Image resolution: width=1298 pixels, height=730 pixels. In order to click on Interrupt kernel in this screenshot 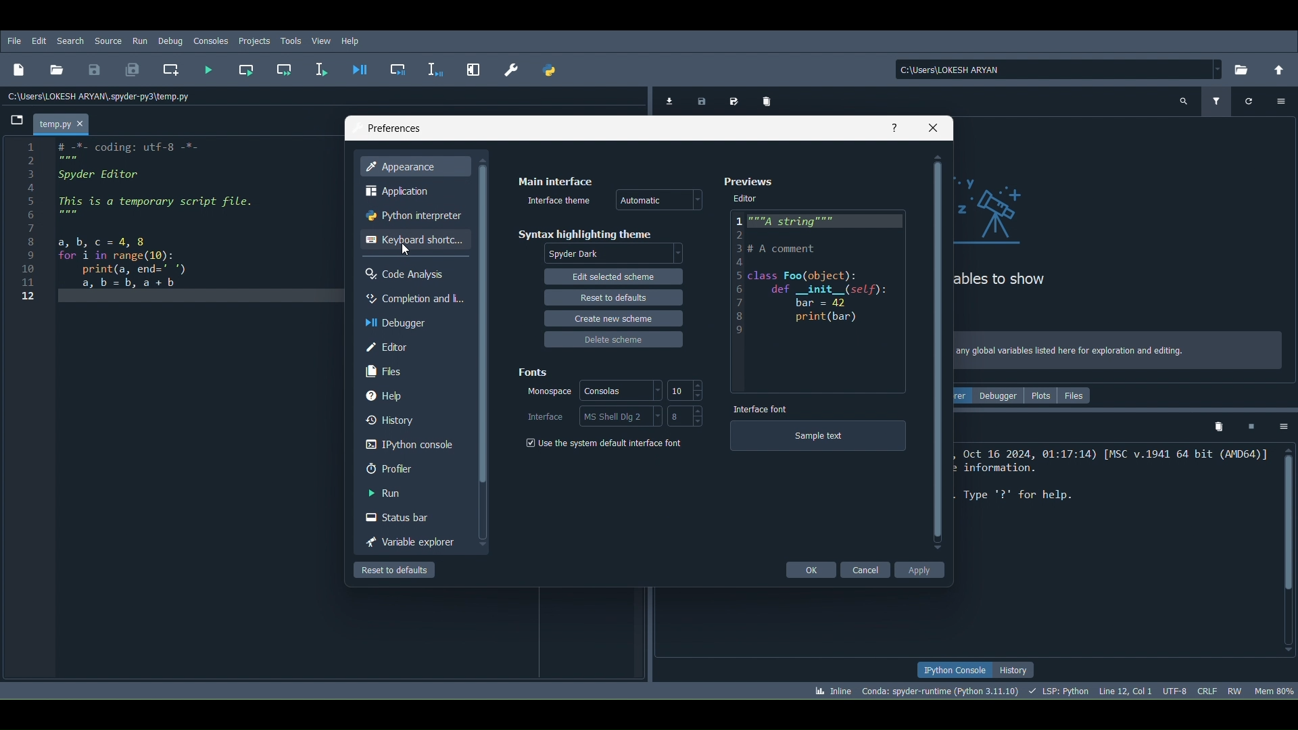, I will do `click(1250, 425)`.